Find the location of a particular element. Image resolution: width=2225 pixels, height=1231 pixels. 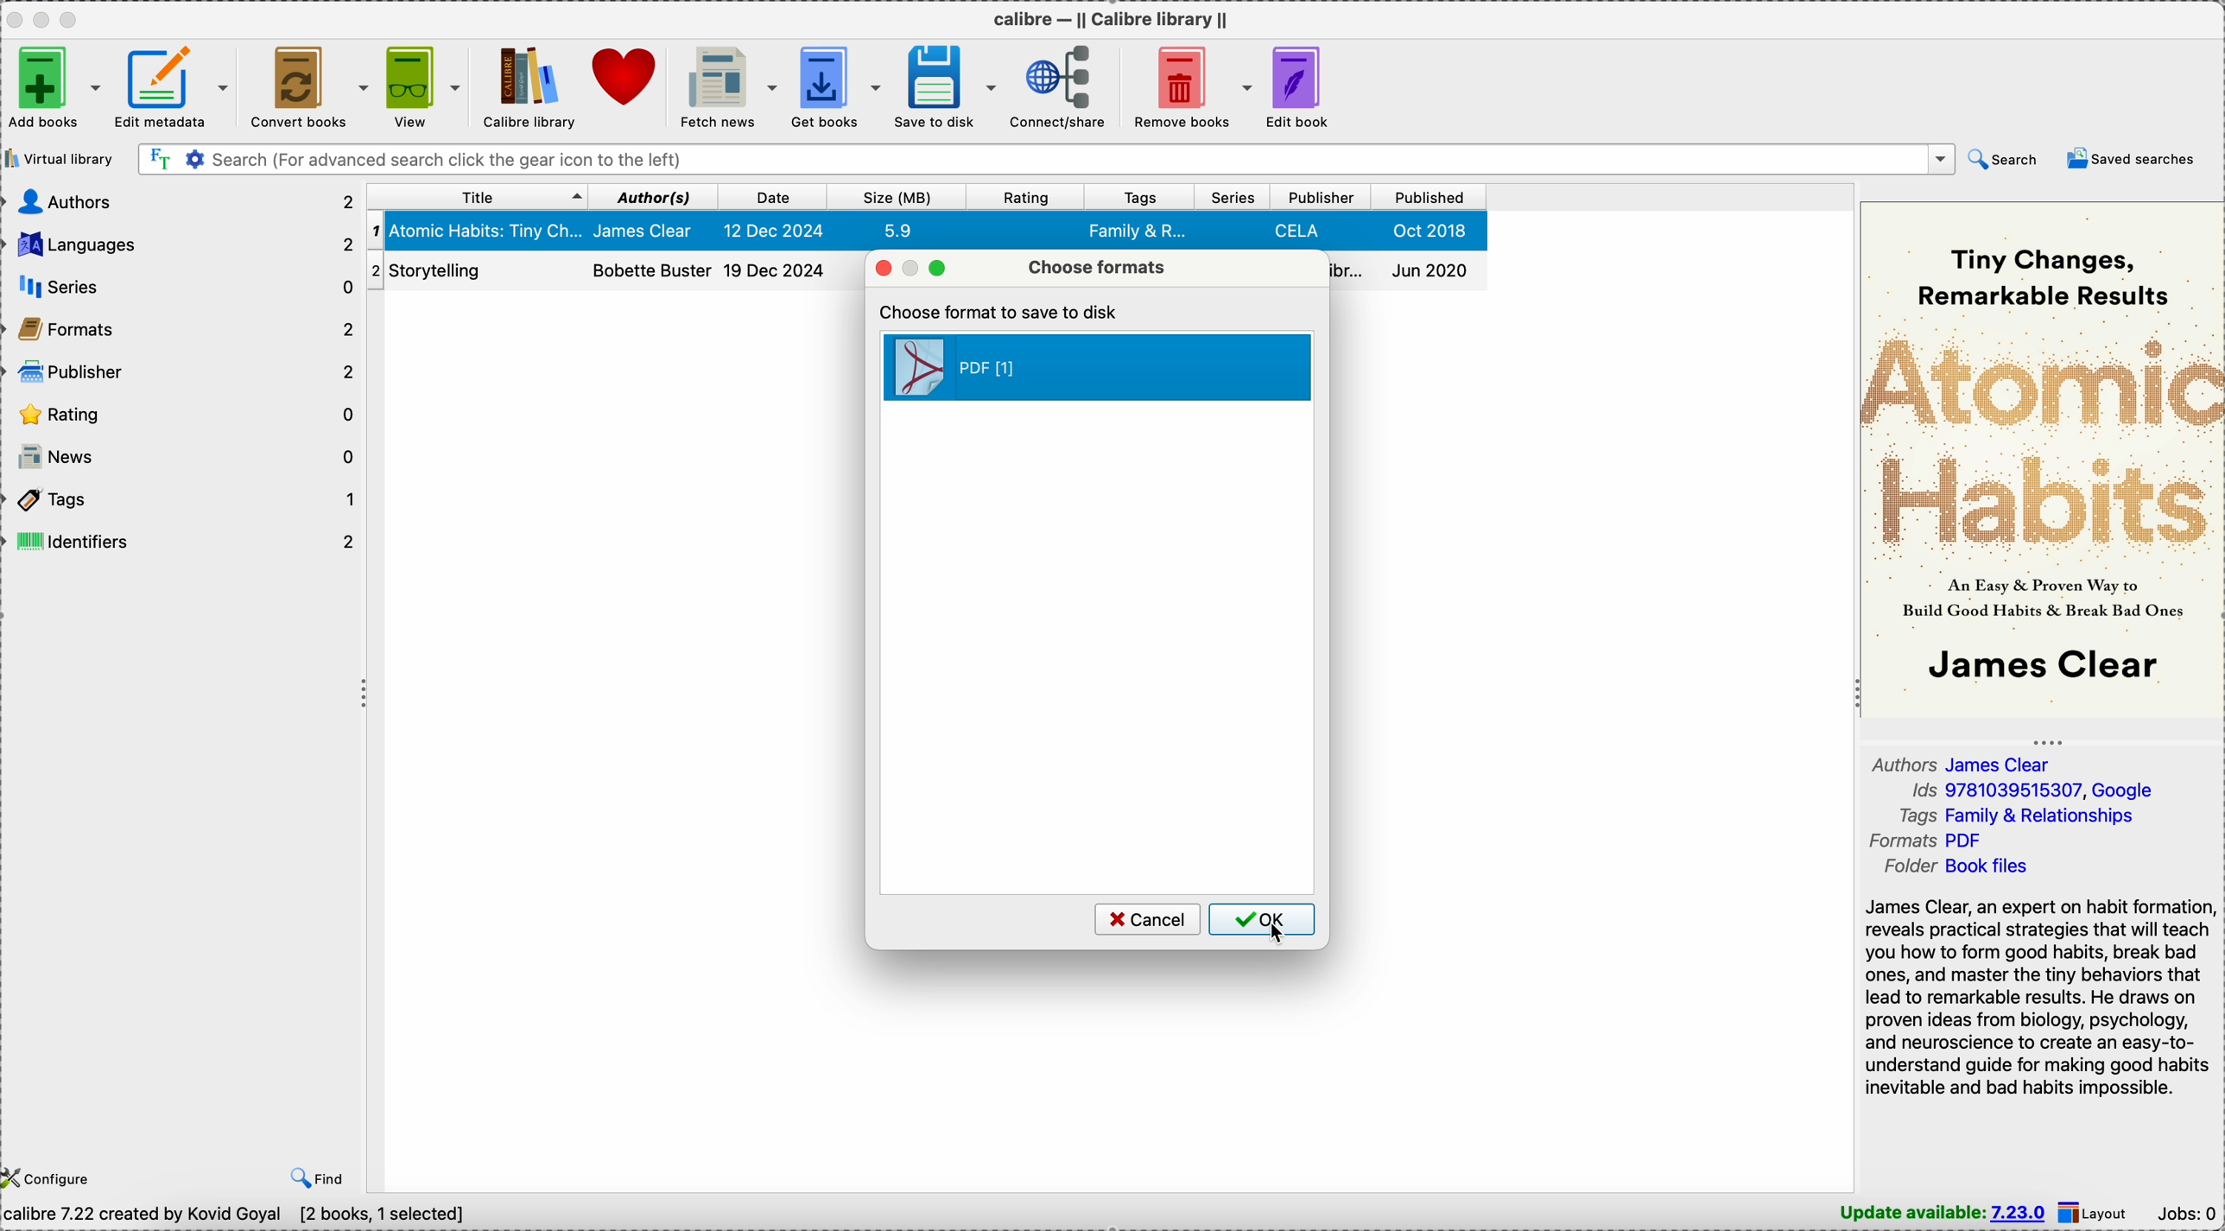

choose format to save to disk is located at coordinates (1003, 311).